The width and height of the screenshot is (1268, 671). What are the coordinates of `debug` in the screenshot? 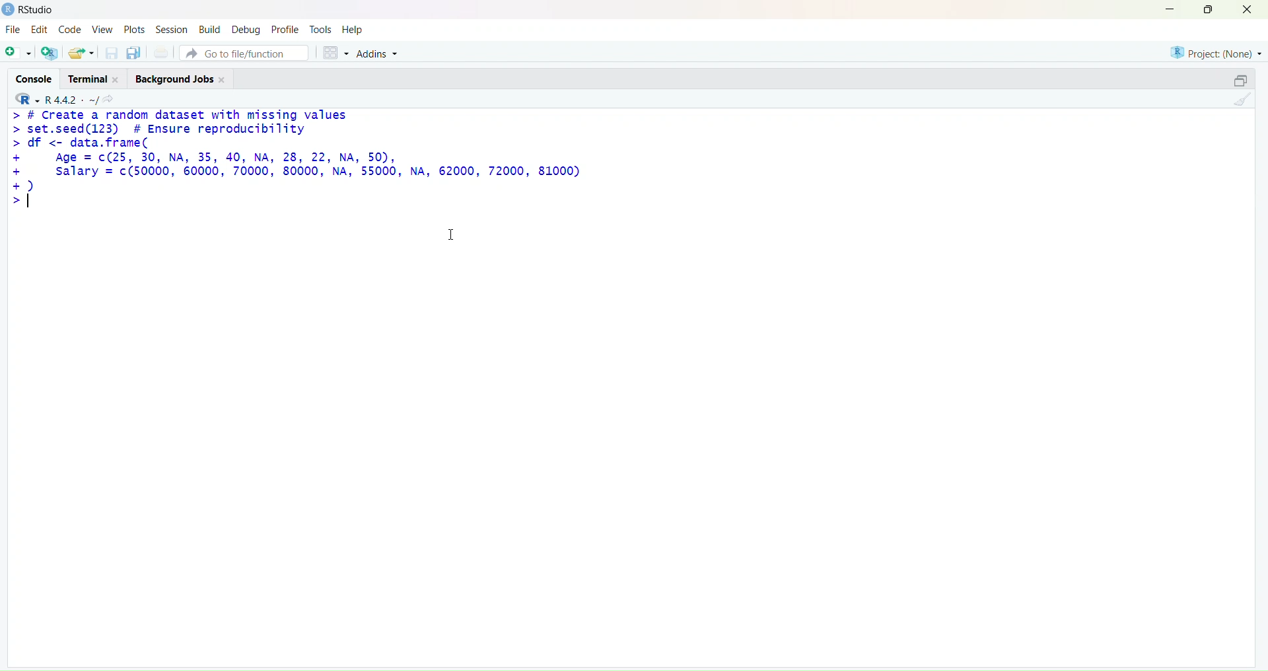 It's located at (244, 30).